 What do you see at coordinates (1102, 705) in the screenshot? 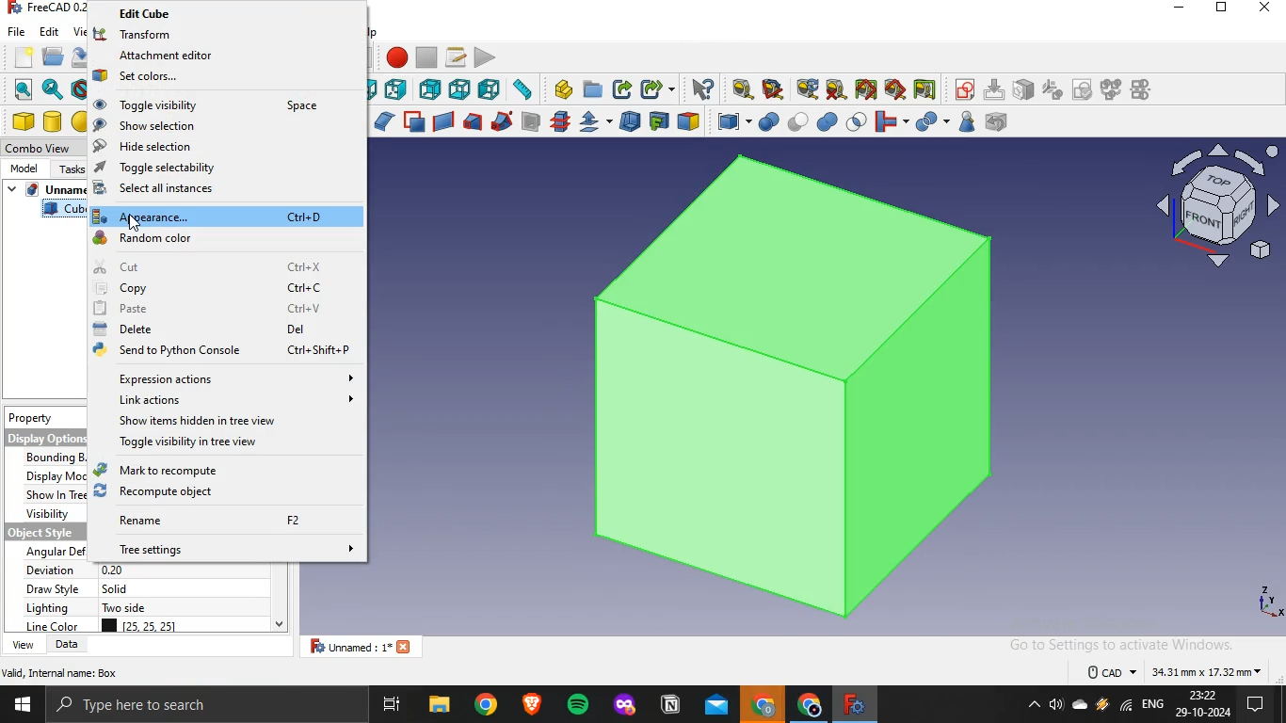
I see `winamp agent` at bounding box center [1102, 705].